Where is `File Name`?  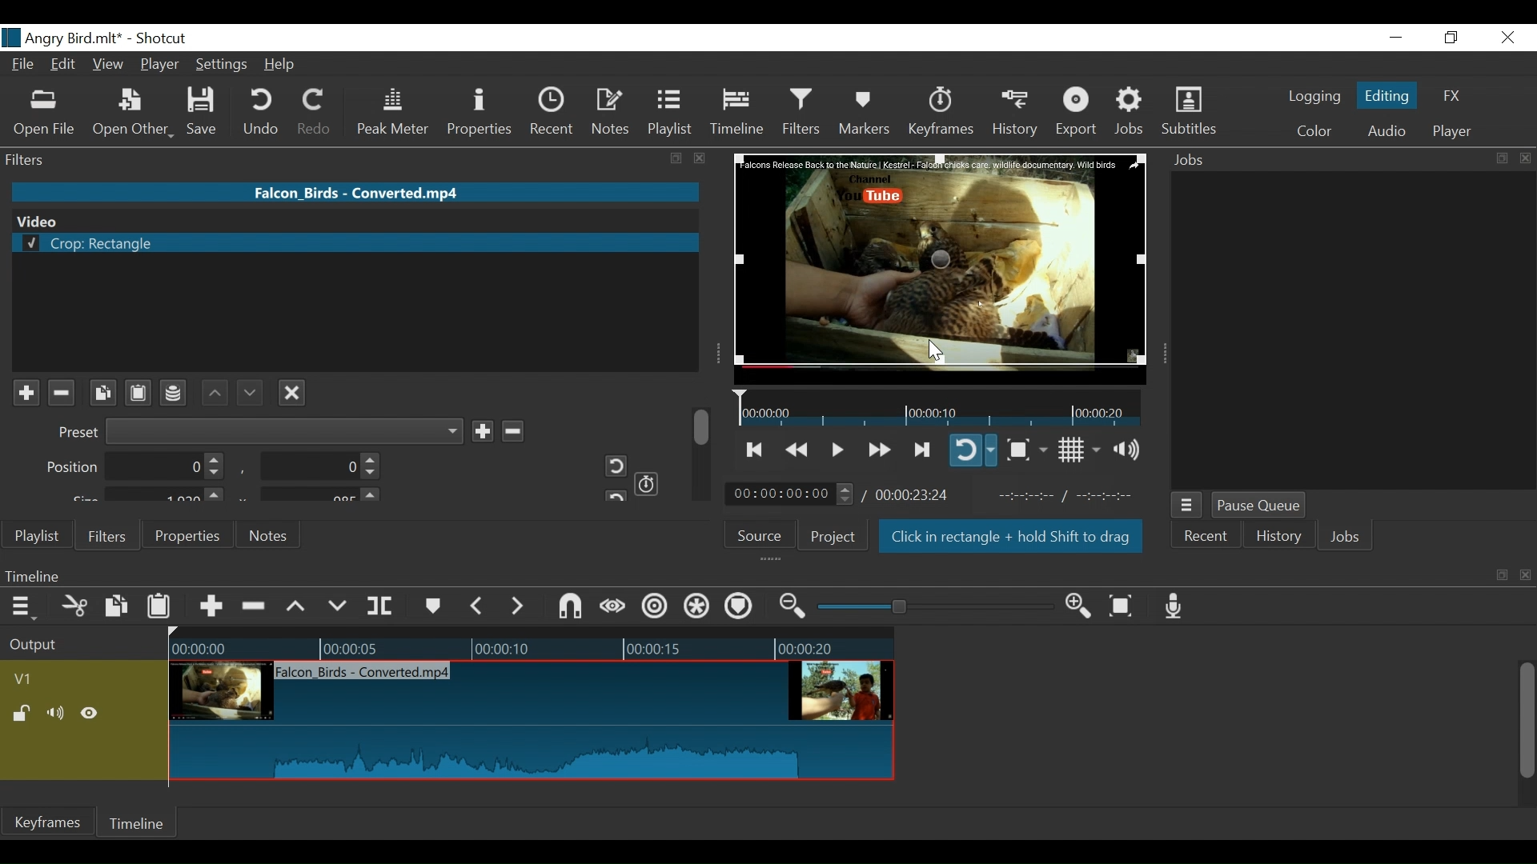 File Name is located at coordinates (358, 191).